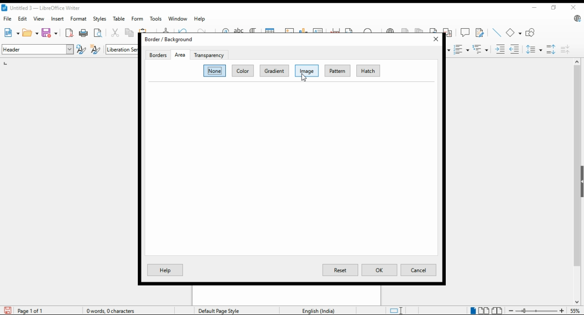 The height and width of the screenshot is (315, 584). I want to click on format directly as pdf, so click(70, 33).